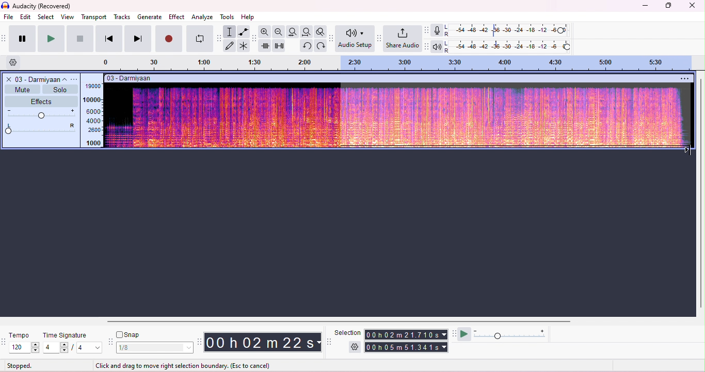  What do you see at coordinates (9, 18) in the screenshot?
I see `file` at bounding box center [9, 18].